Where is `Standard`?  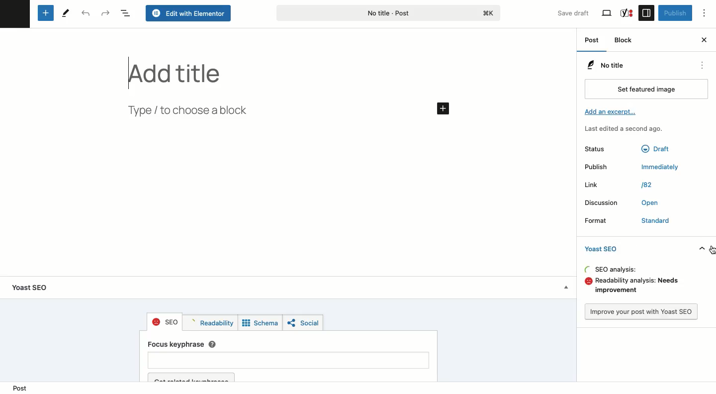 Standard is located at coordinates (651, 221).